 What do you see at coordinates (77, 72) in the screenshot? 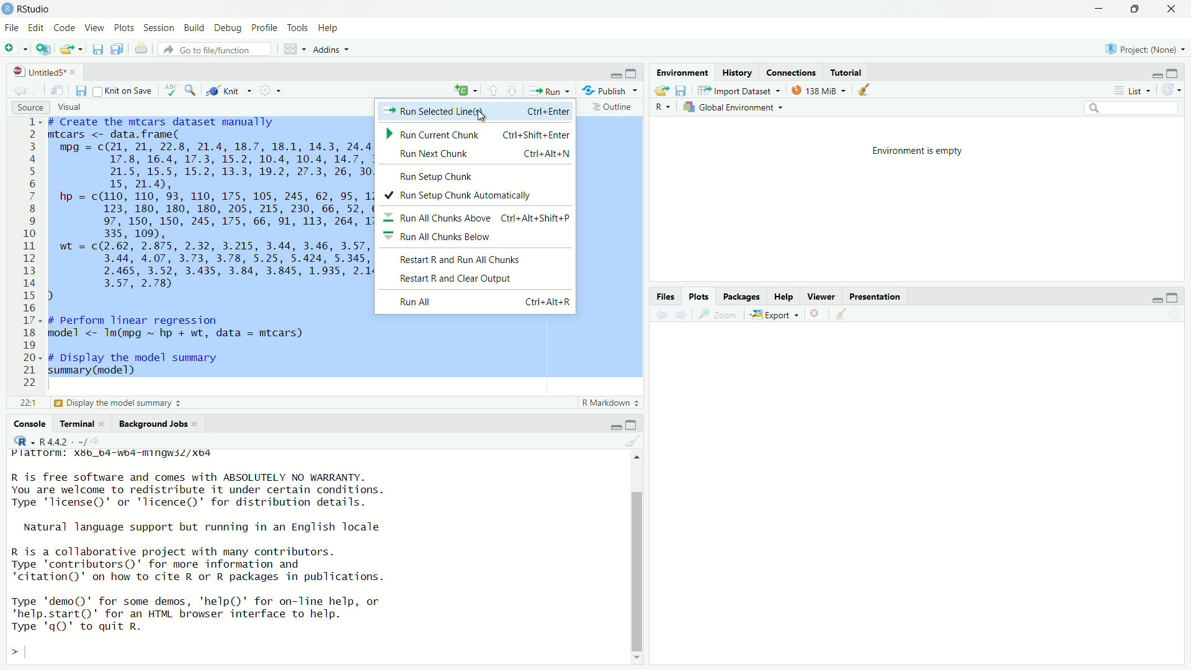
I see `close` at bounding box center [77, 72].